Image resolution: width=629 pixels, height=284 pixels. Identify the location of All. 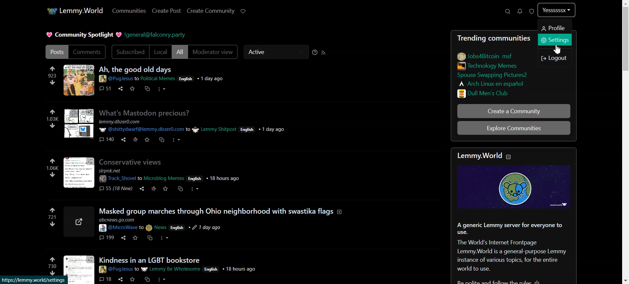
(180, 52).